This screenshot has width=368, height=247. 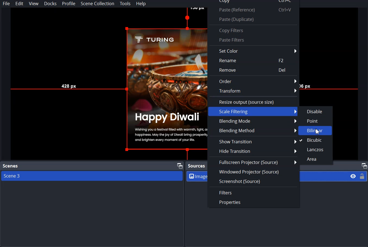 What do you see at coordinates (106, 84) in the screenshot?
I see `Bounding box file preview` at bounding box center [106, 84].